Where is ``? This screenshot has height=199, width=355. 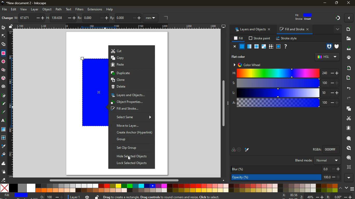
 is located at coordinates (3, 70).